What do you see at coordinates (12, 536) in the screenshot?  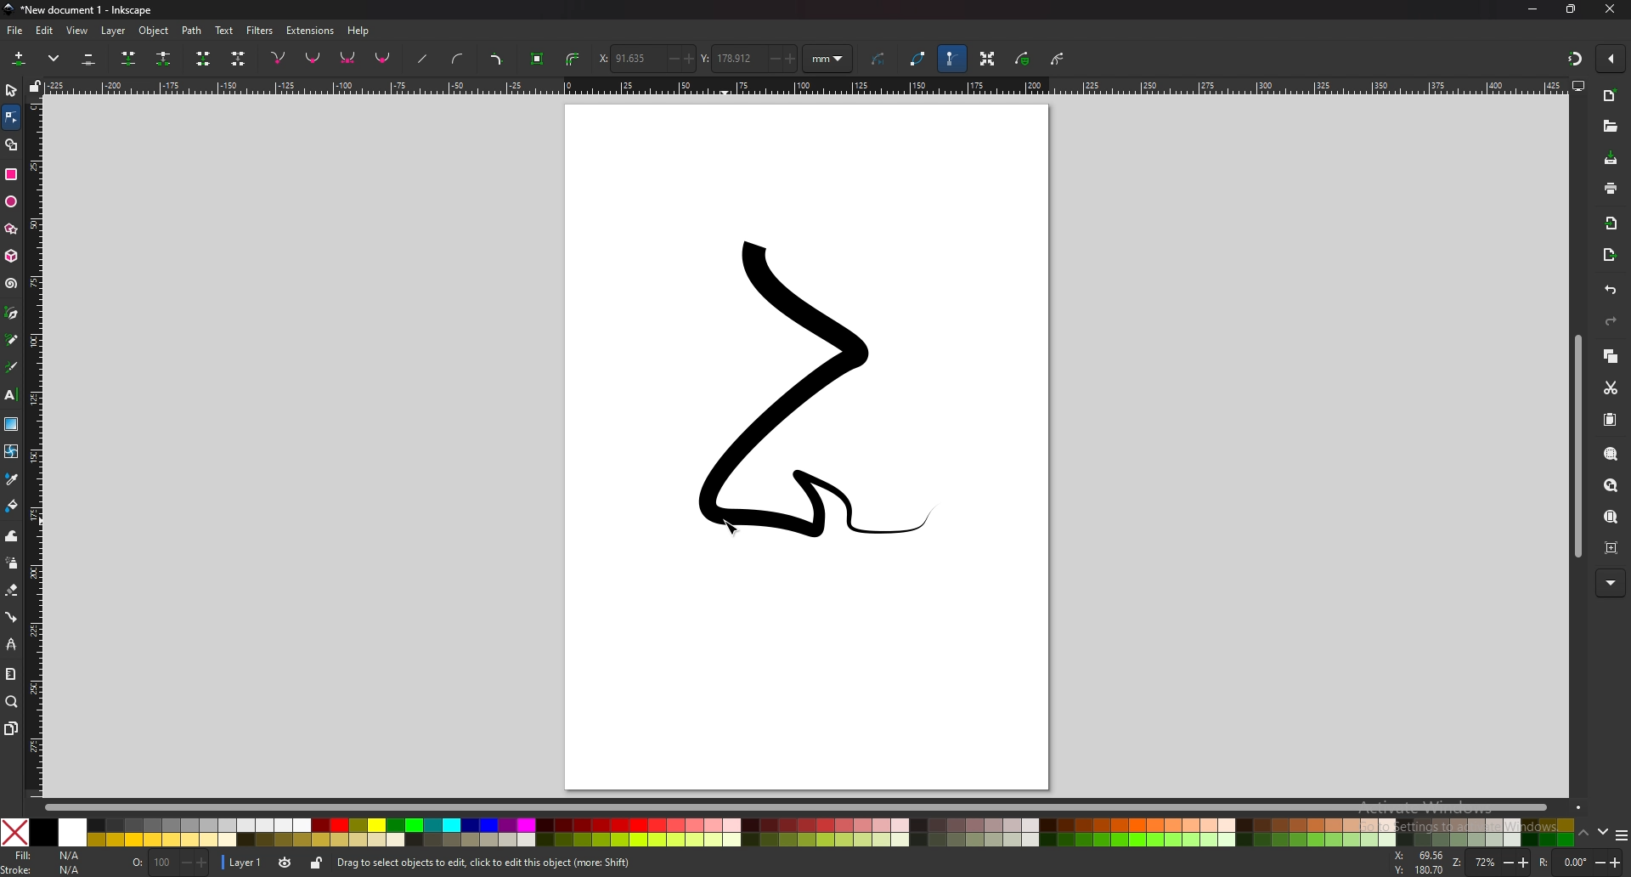 I see `tweak` at bounding box center [12, 536].